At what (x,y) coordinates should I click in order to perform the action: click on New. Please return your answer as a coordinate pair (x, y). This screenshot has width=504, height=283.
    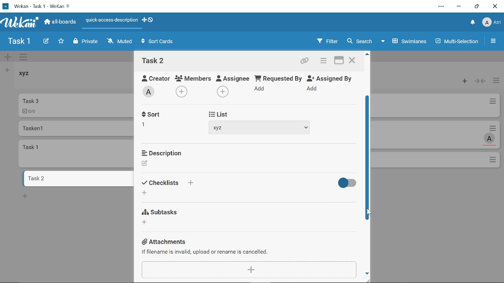
    Looking at the image, I should click on (25, 196).